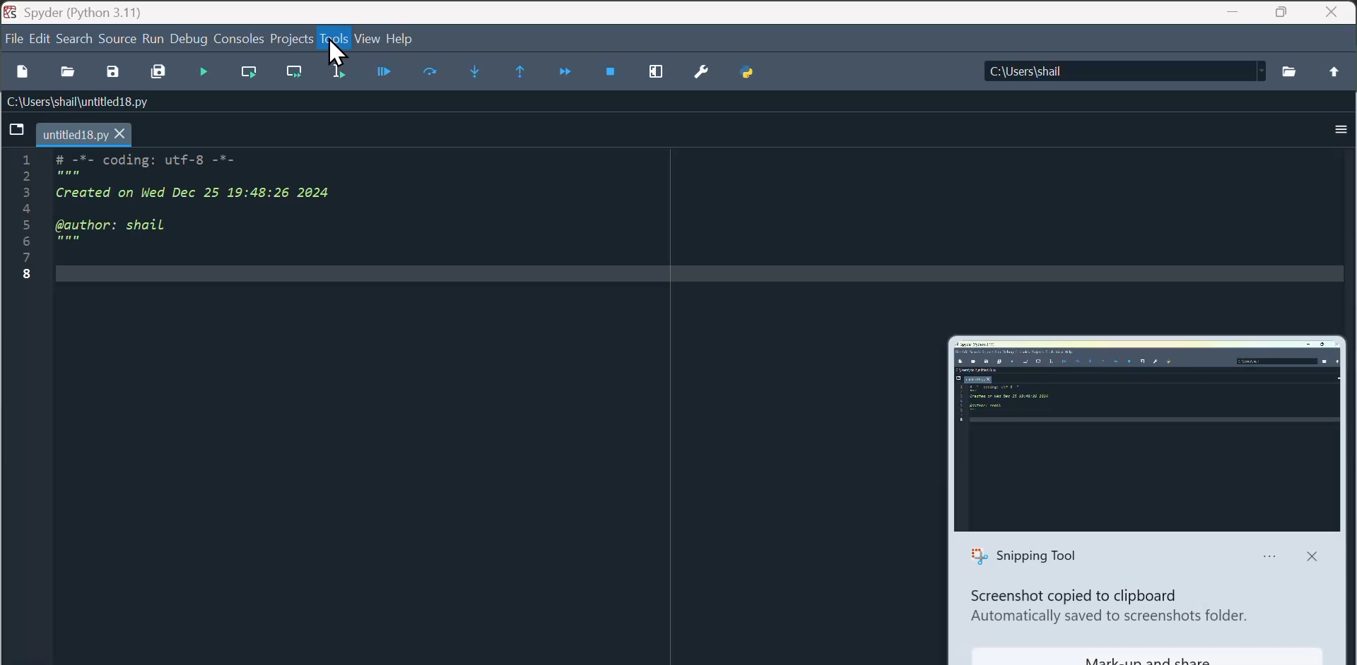 The width and height of the screenshot is (1357, 665). What do you see at coordinates (701, 73) in the screenshot?
I see `Preferences` at bounding box center [701, 73].